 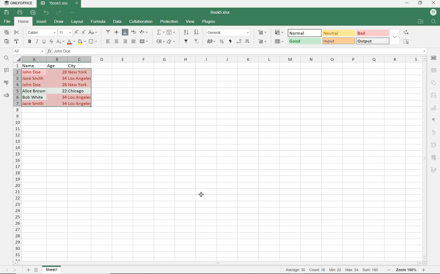 What do you see at coordinates (222, 13) in the screenshot?
I see `DOCUMENT NAME` at bounding box center [222, 13].